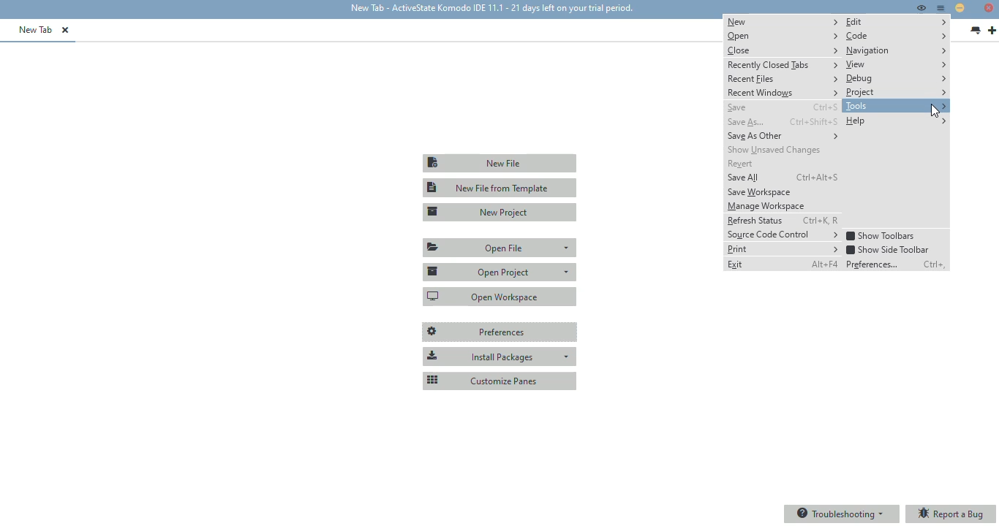 This screenshot has height=526, width=999. What do you see at coordinates (783, 50) in the screenshot?
I see `close` at bounding box center [783, 50].